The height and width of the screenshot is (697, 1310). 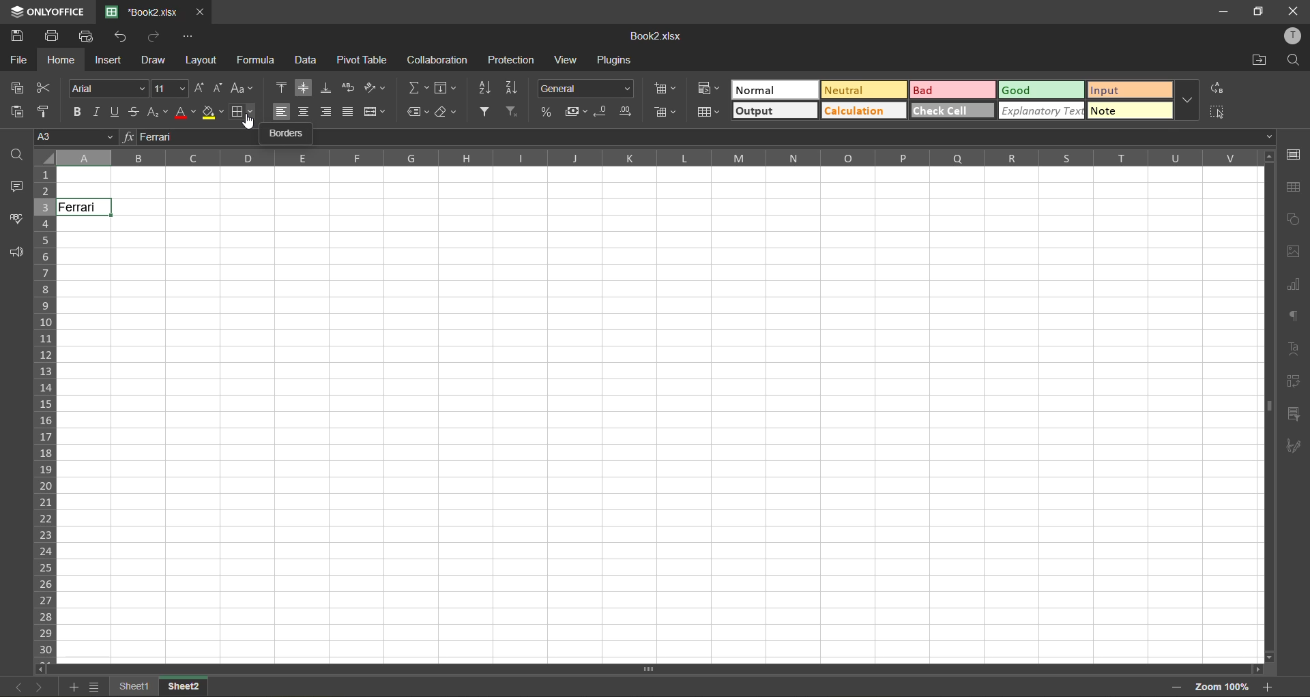 What do you see at coordinates (350, 89) in the screenshot?
I see `wrap` at bounding box center [350, 89].